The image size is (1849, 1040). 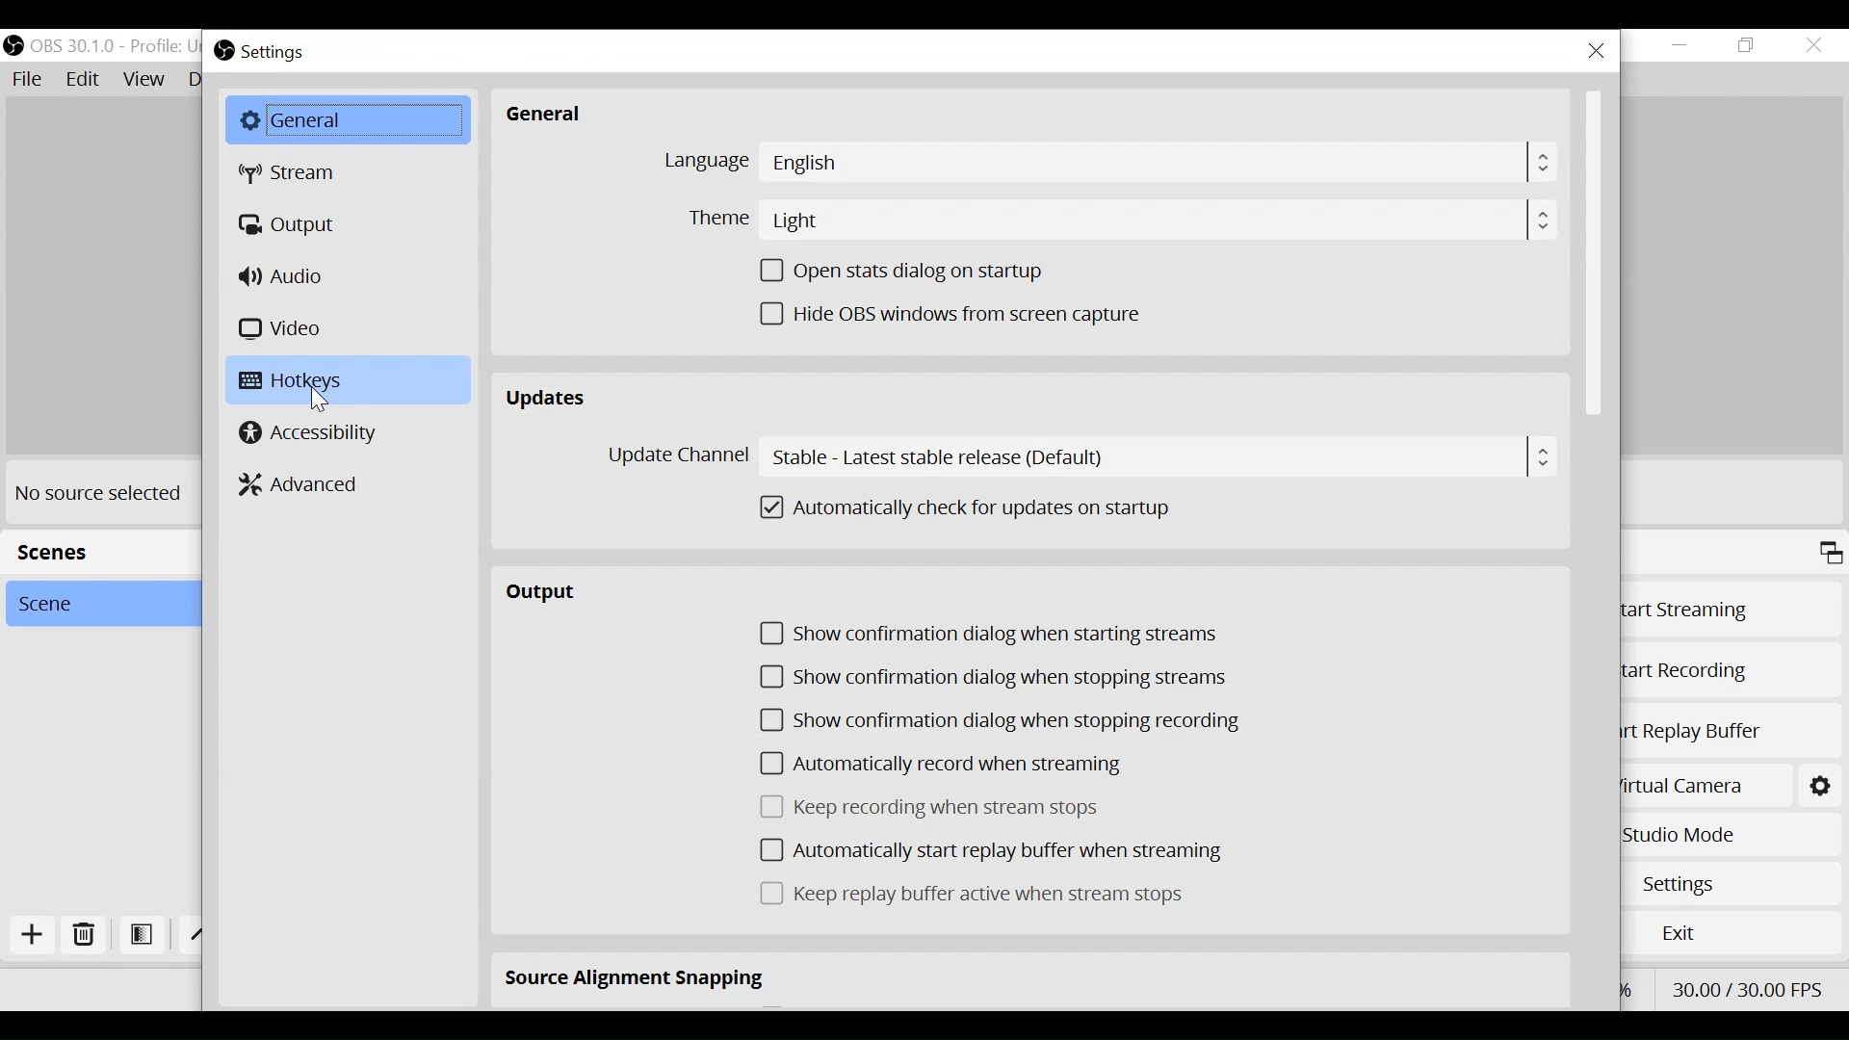 What do you see at coordinates (93, 603) in the screenshot?
I see `Scene ` at bounding box center [93, 603].